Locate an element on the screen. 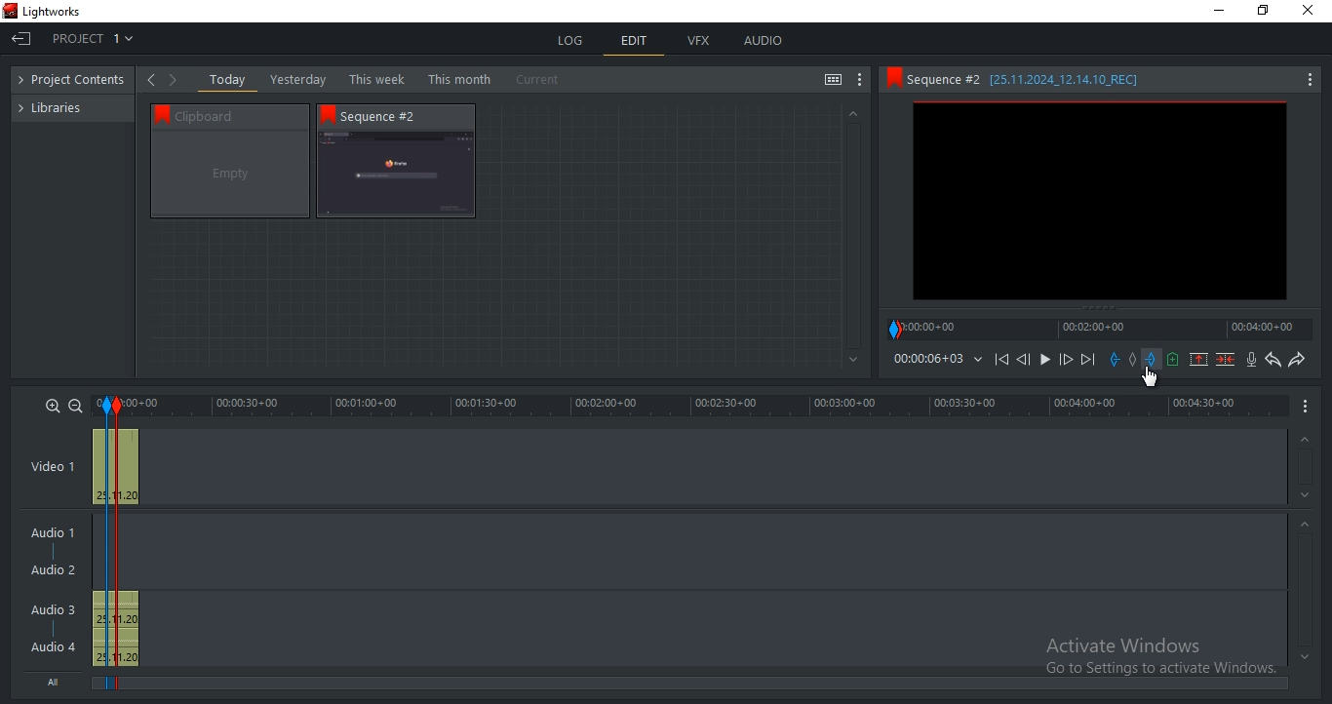 The height and width of the screenshot is (704, 1332). Sequence 2 details is located at coordinates (1041, 79).